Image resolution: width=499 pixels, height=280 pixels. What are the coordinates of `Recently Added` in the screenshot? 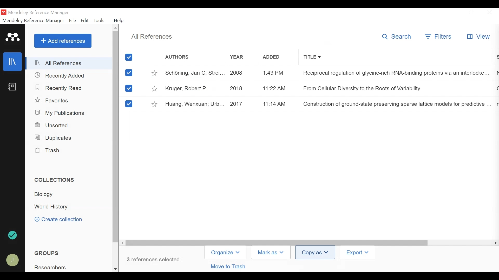 It's located at (60, 75).